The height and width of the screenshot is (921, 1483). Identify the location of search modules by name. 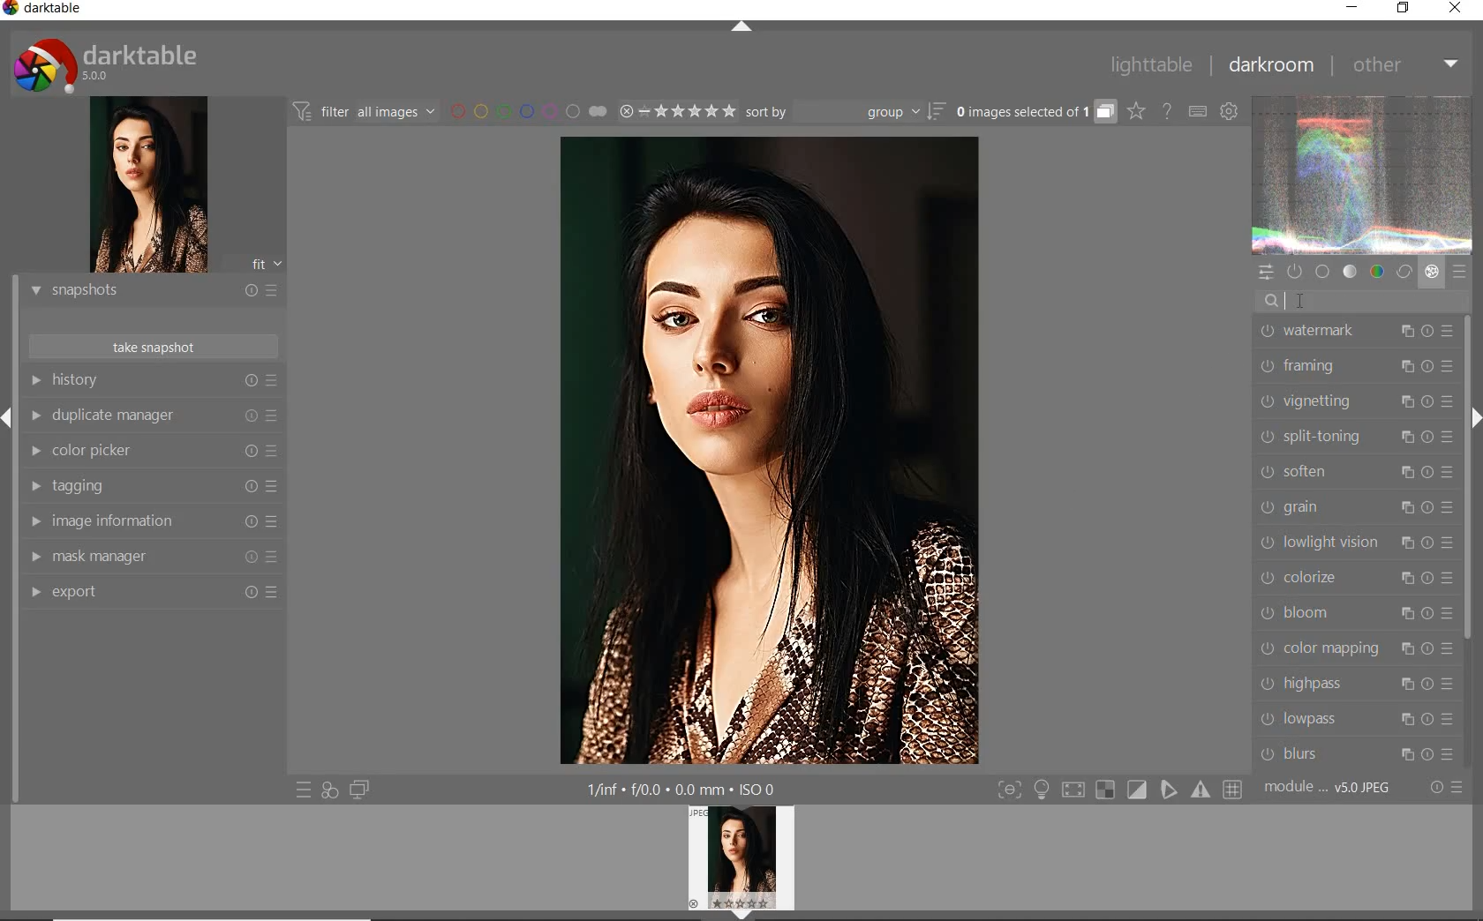
(1363, 301).